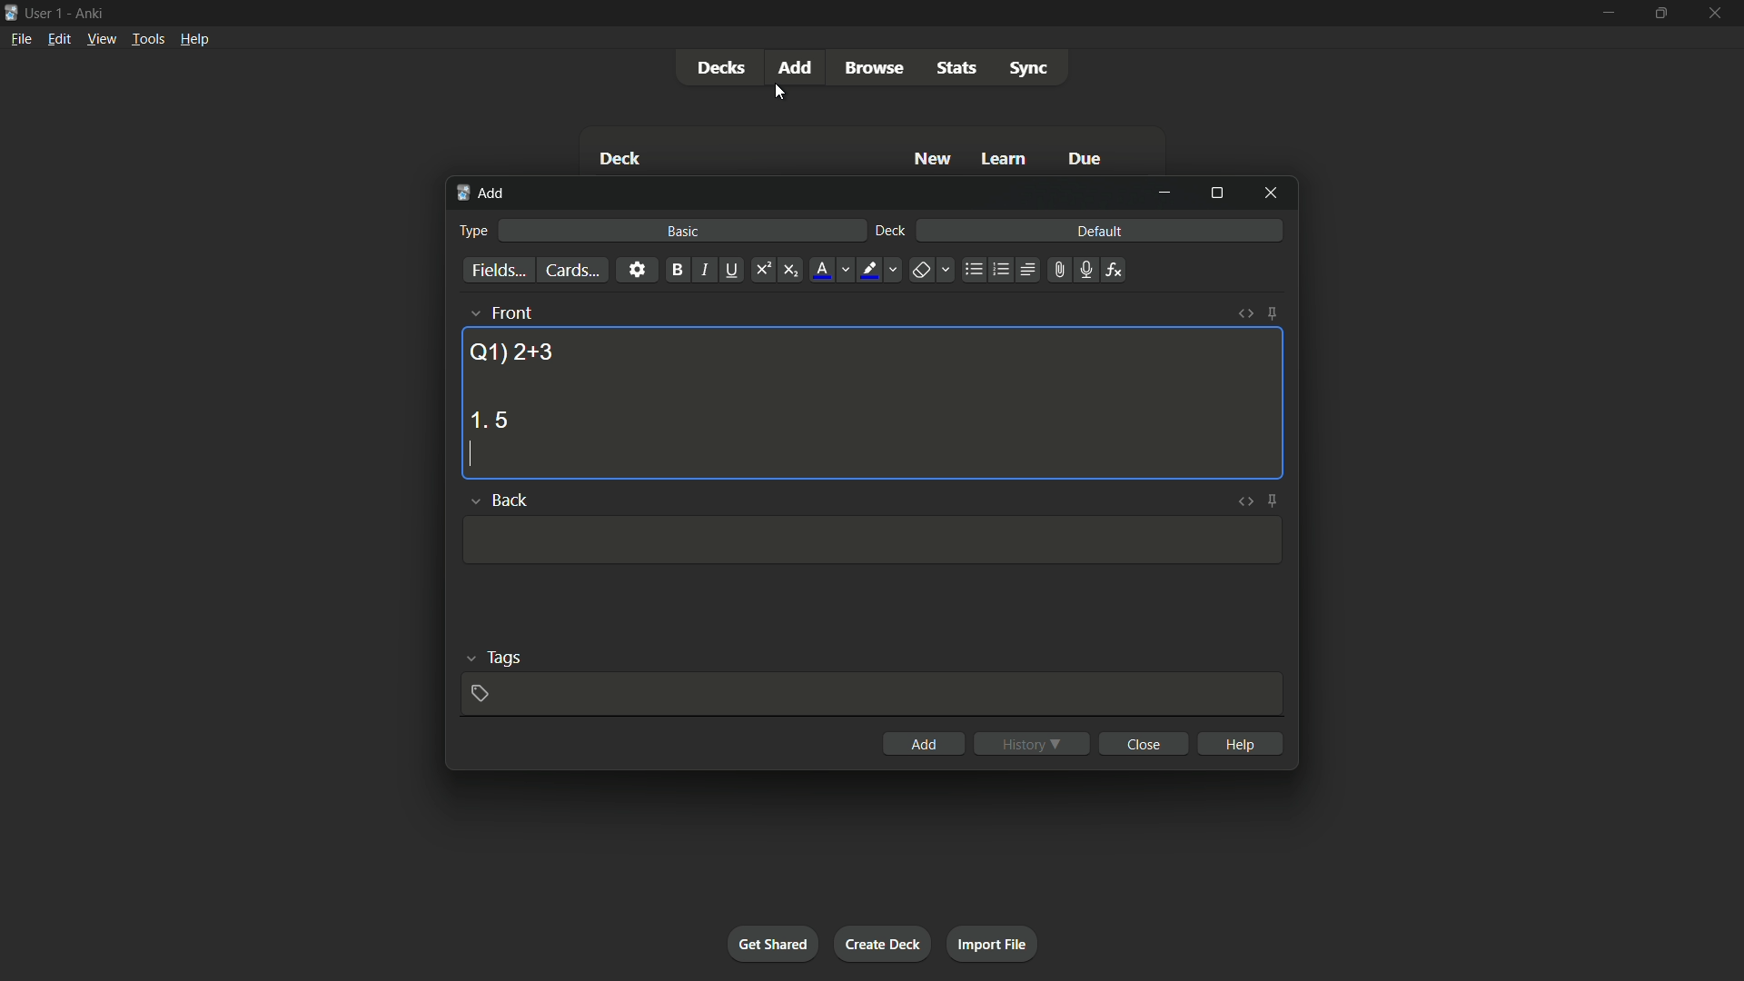 Image resolution: width=1744 pixels, height=981 pixels. Describe the element at coordinates (1164, 193) in the screenshot. I see `minimize` at that location.